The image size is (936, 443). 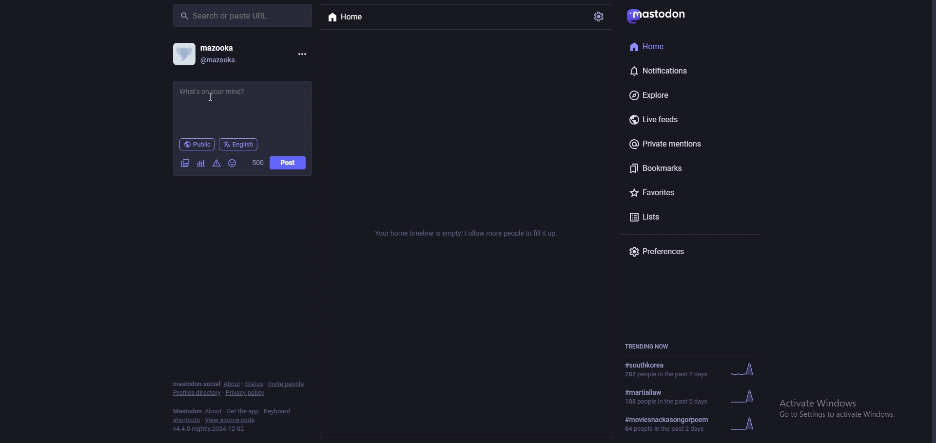 I want to click on menu, so click(x=302, y=54).